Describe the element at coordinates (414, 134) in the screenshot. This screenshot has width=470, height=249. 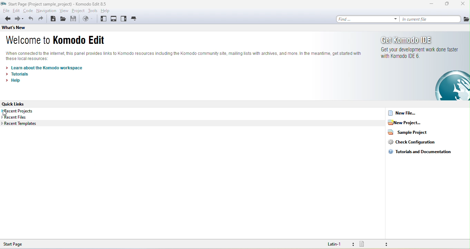
I see `sample project` at that location.